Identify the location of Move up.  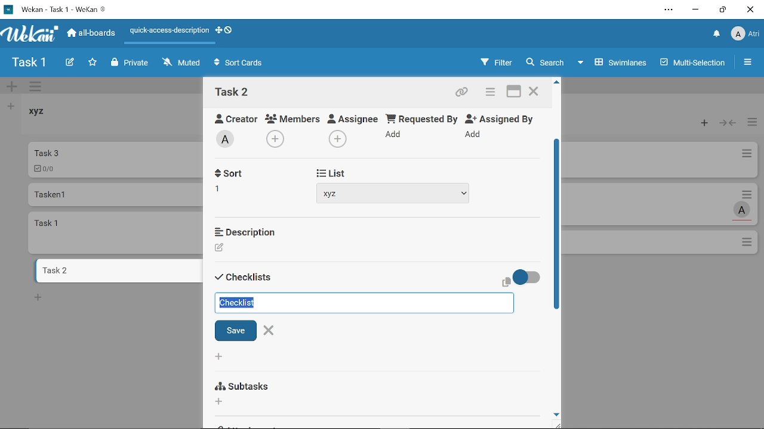
(557, 82).